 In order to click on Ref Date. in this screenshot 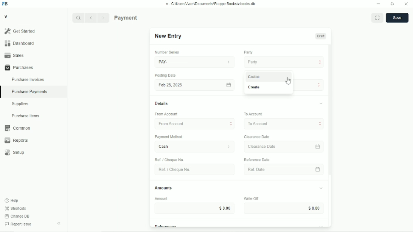, I will do `click(279, 169)`.